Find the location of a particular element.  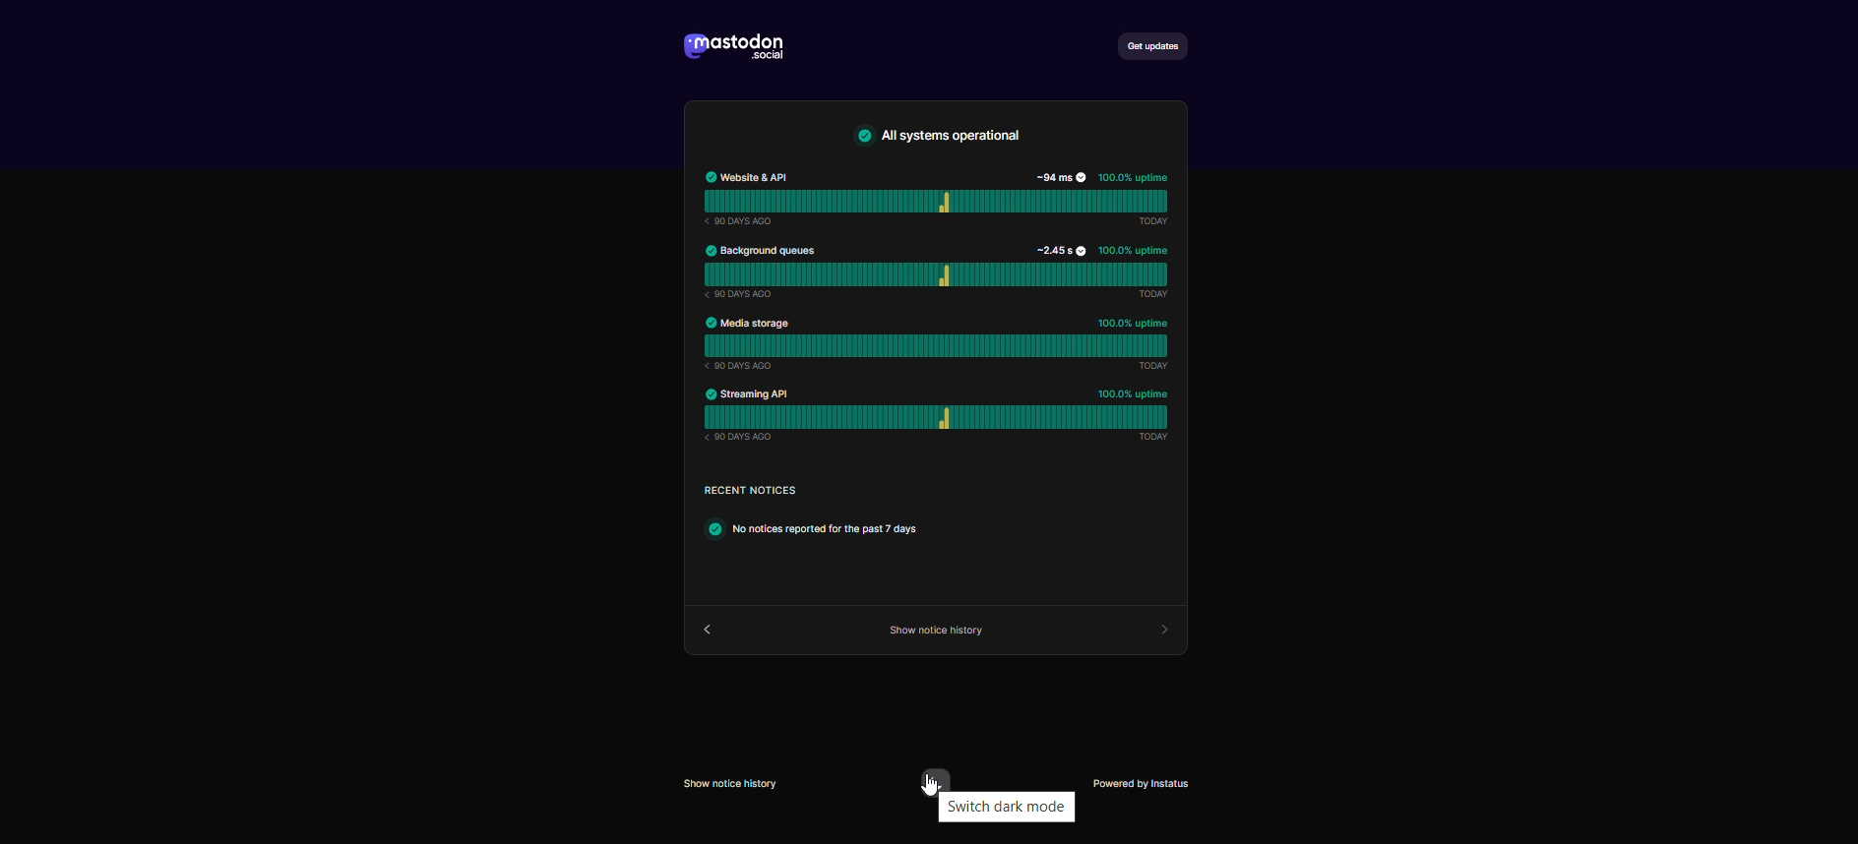

switch to dark more is located at coordinates (936, 783).